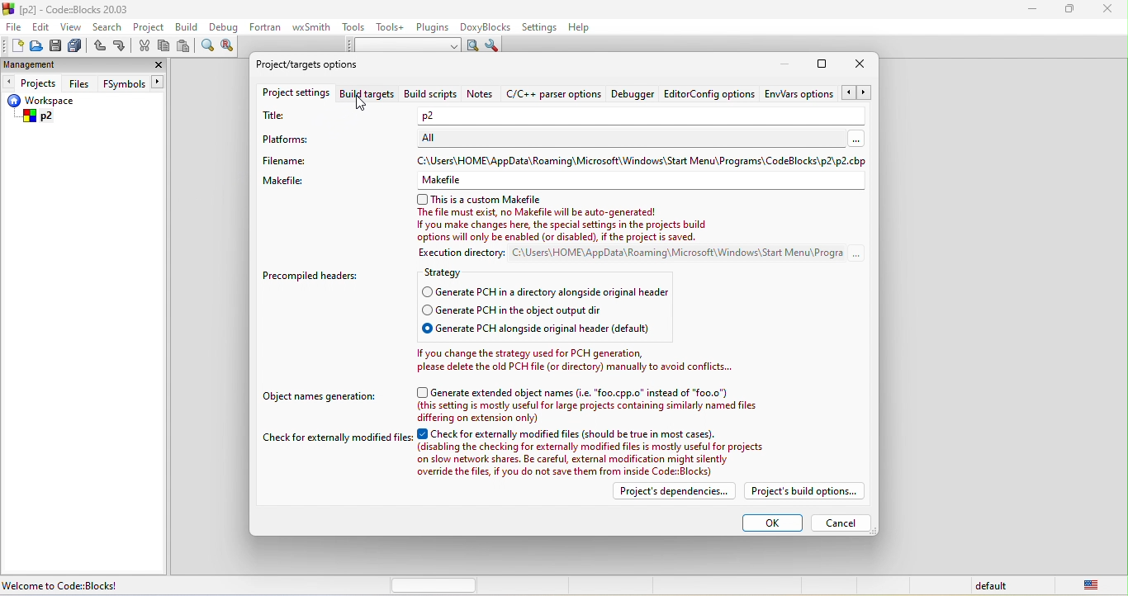 This screenshot has height=596, width=1128. I want to click on precompiled headers, so click(315, 275).